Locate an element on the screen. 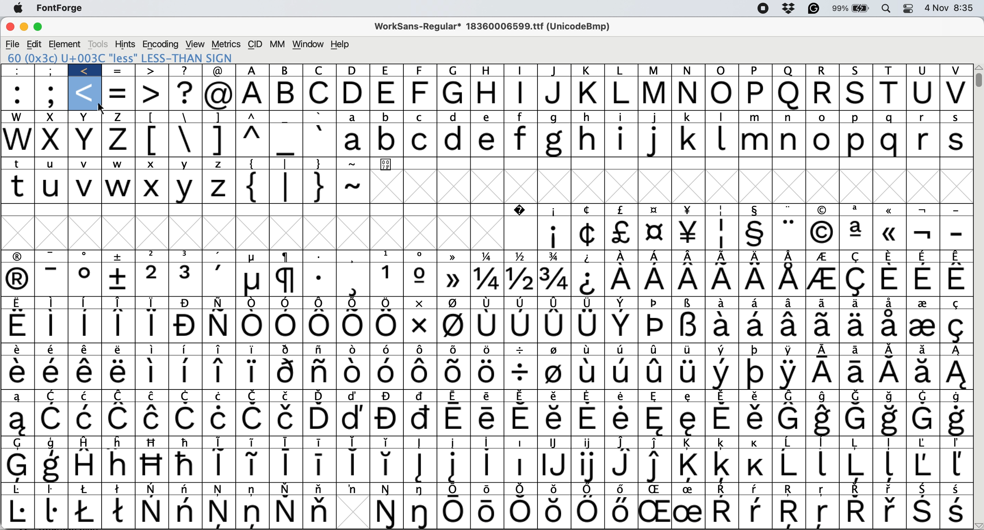  o is located at coordinates (824, 141).